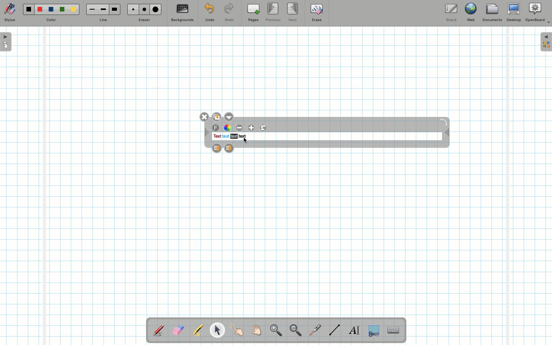 The image size is (552, 345). What do you see at coordinates (253, 13) in the screenshot?
I see `Pages` at bounding box center [253, 13].